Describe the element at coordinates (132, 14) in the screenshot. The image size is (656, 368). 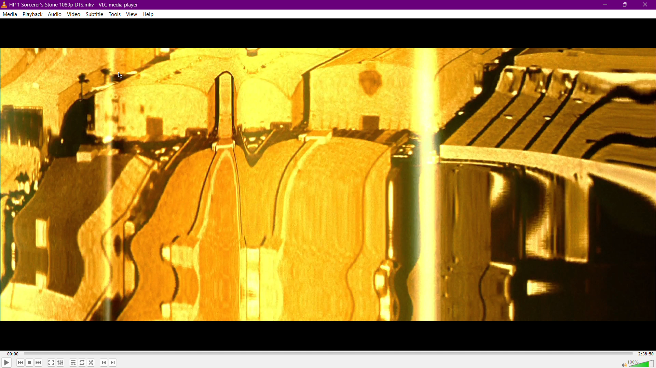
I see `View` at that location.